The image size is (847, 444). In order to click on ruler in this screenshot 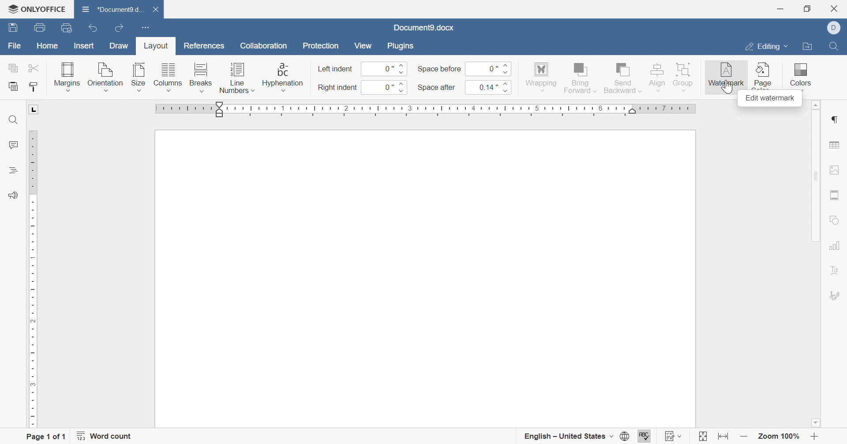, I will do `click(33, 279)`.